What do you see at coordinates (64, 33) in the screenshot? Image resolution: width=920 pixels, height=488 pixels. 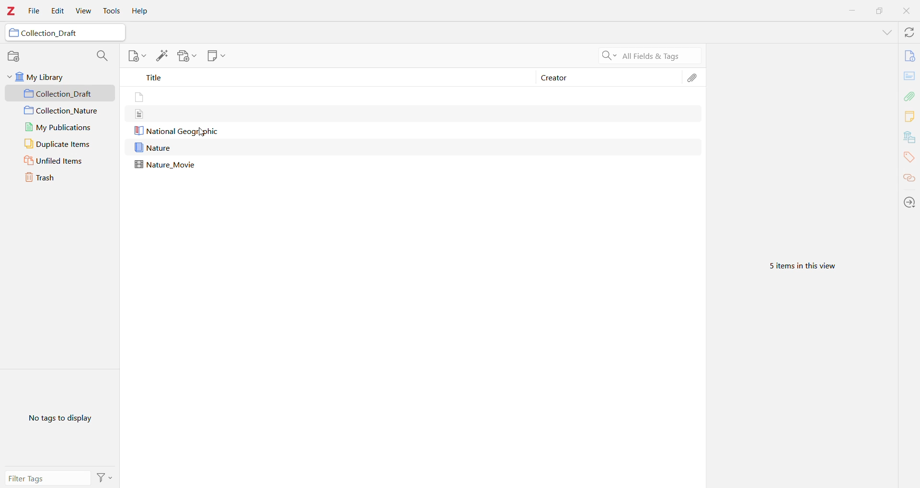 I see `Collection_Draft` at bounding box center [64, 33].